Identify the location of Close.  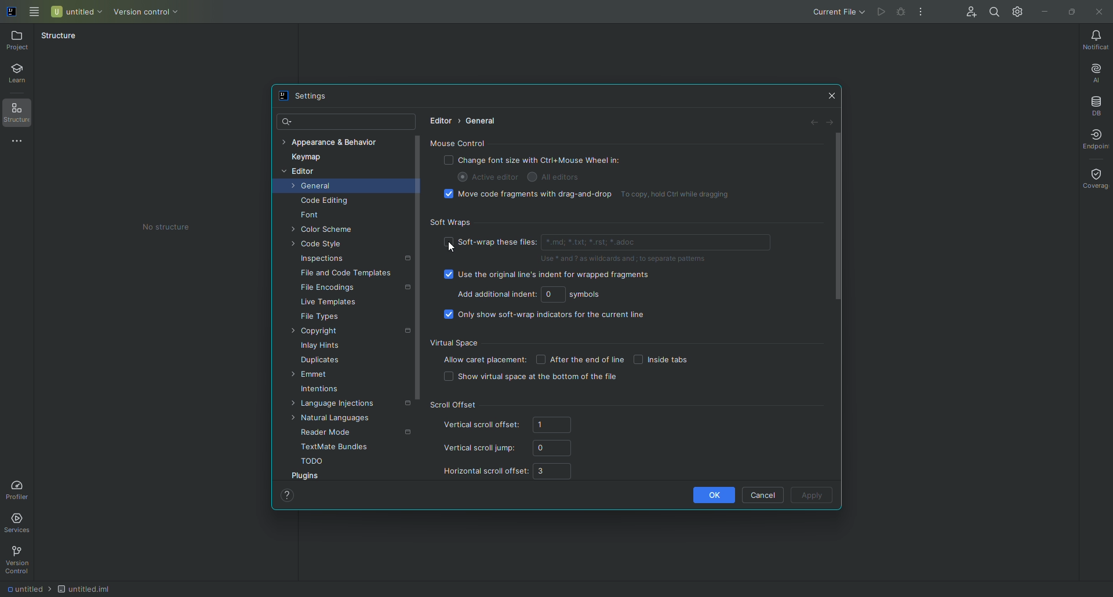
(1098, 12).